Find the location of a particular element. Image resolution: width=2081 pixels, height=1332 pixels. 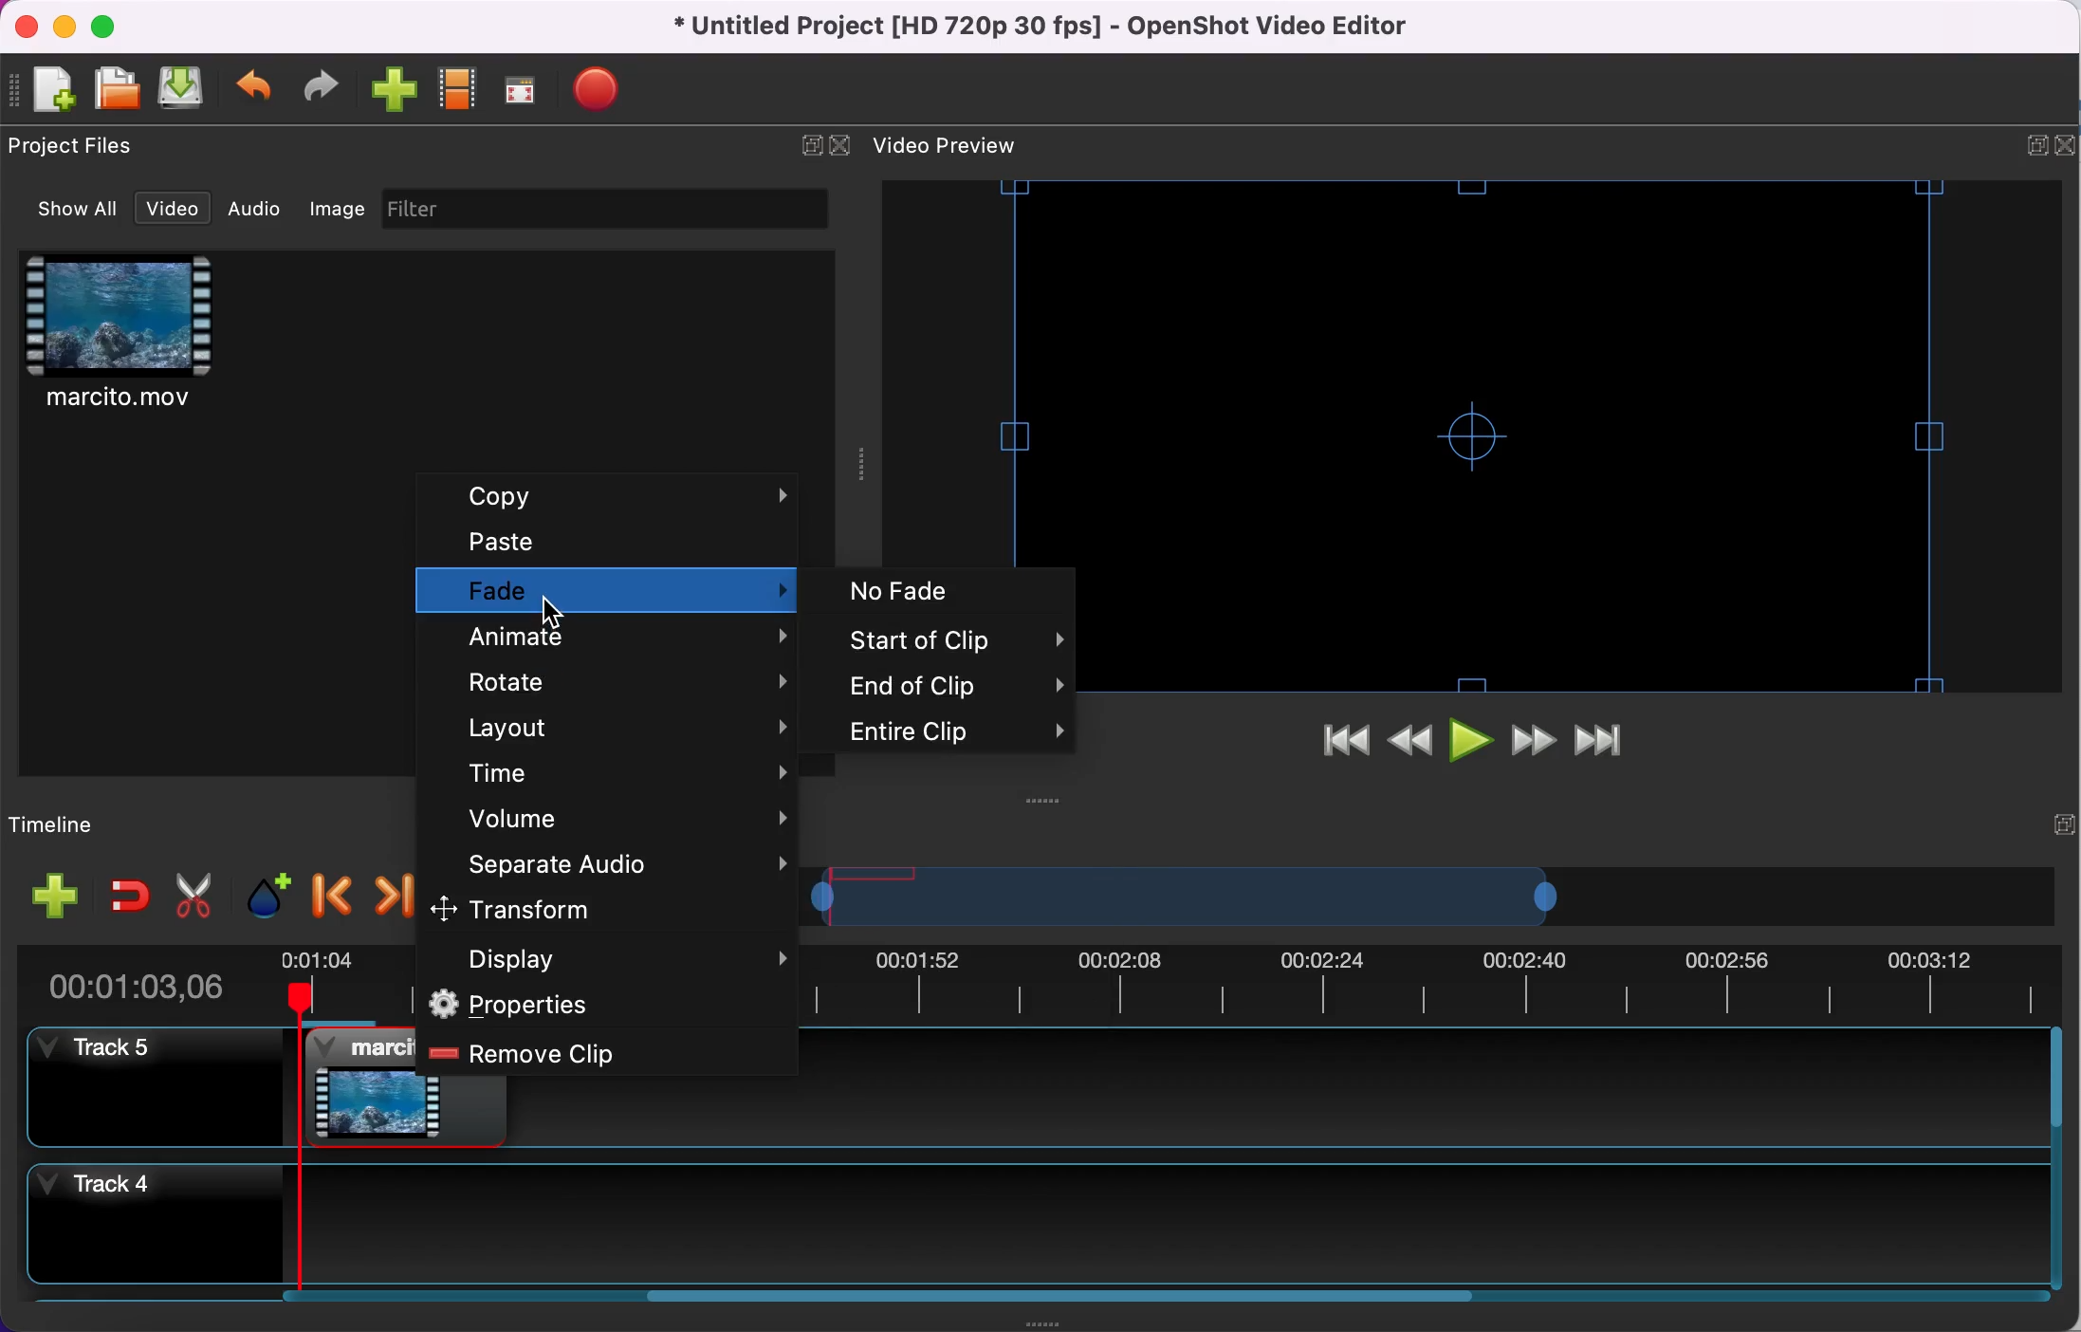

full screen is located at coordinates (522, 89).